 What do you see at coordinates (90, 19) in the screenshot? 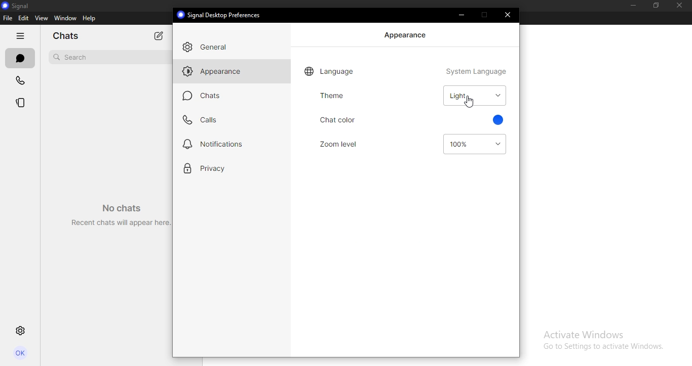
I see `help` at bounding box center [90, 19].